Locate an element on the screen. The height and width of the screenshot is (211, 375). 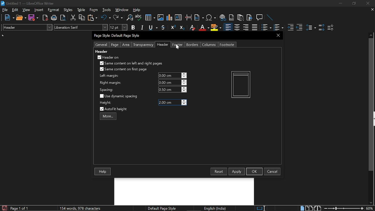
Increase height hey Cortana is located at coordinates (184, 101).